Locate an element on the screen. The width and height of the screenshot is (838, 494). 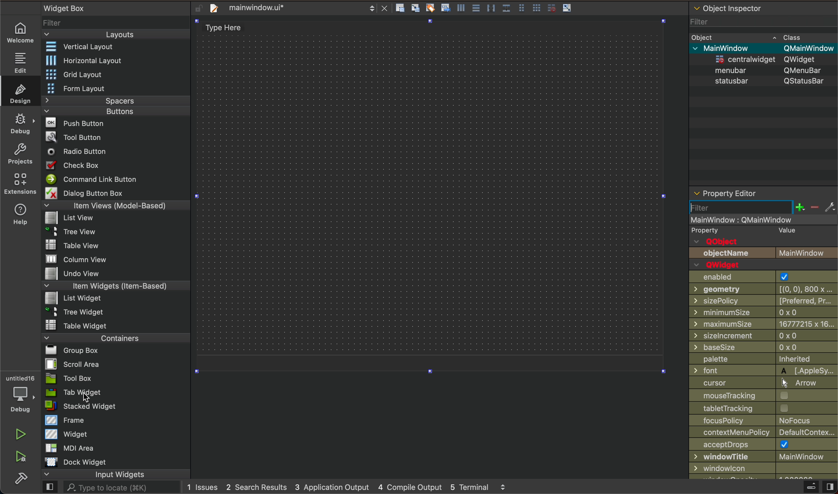
size increment is located at coordinates (763, 336).